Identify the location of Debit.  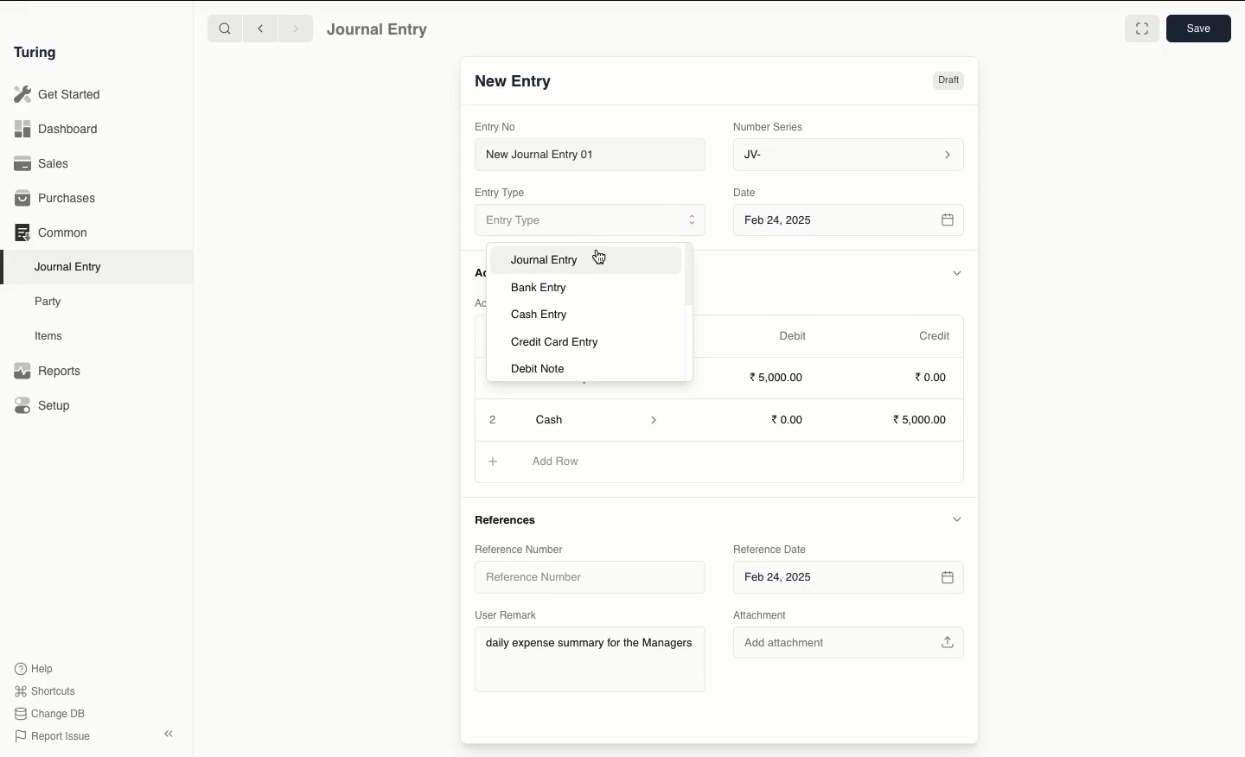
(793, 336).